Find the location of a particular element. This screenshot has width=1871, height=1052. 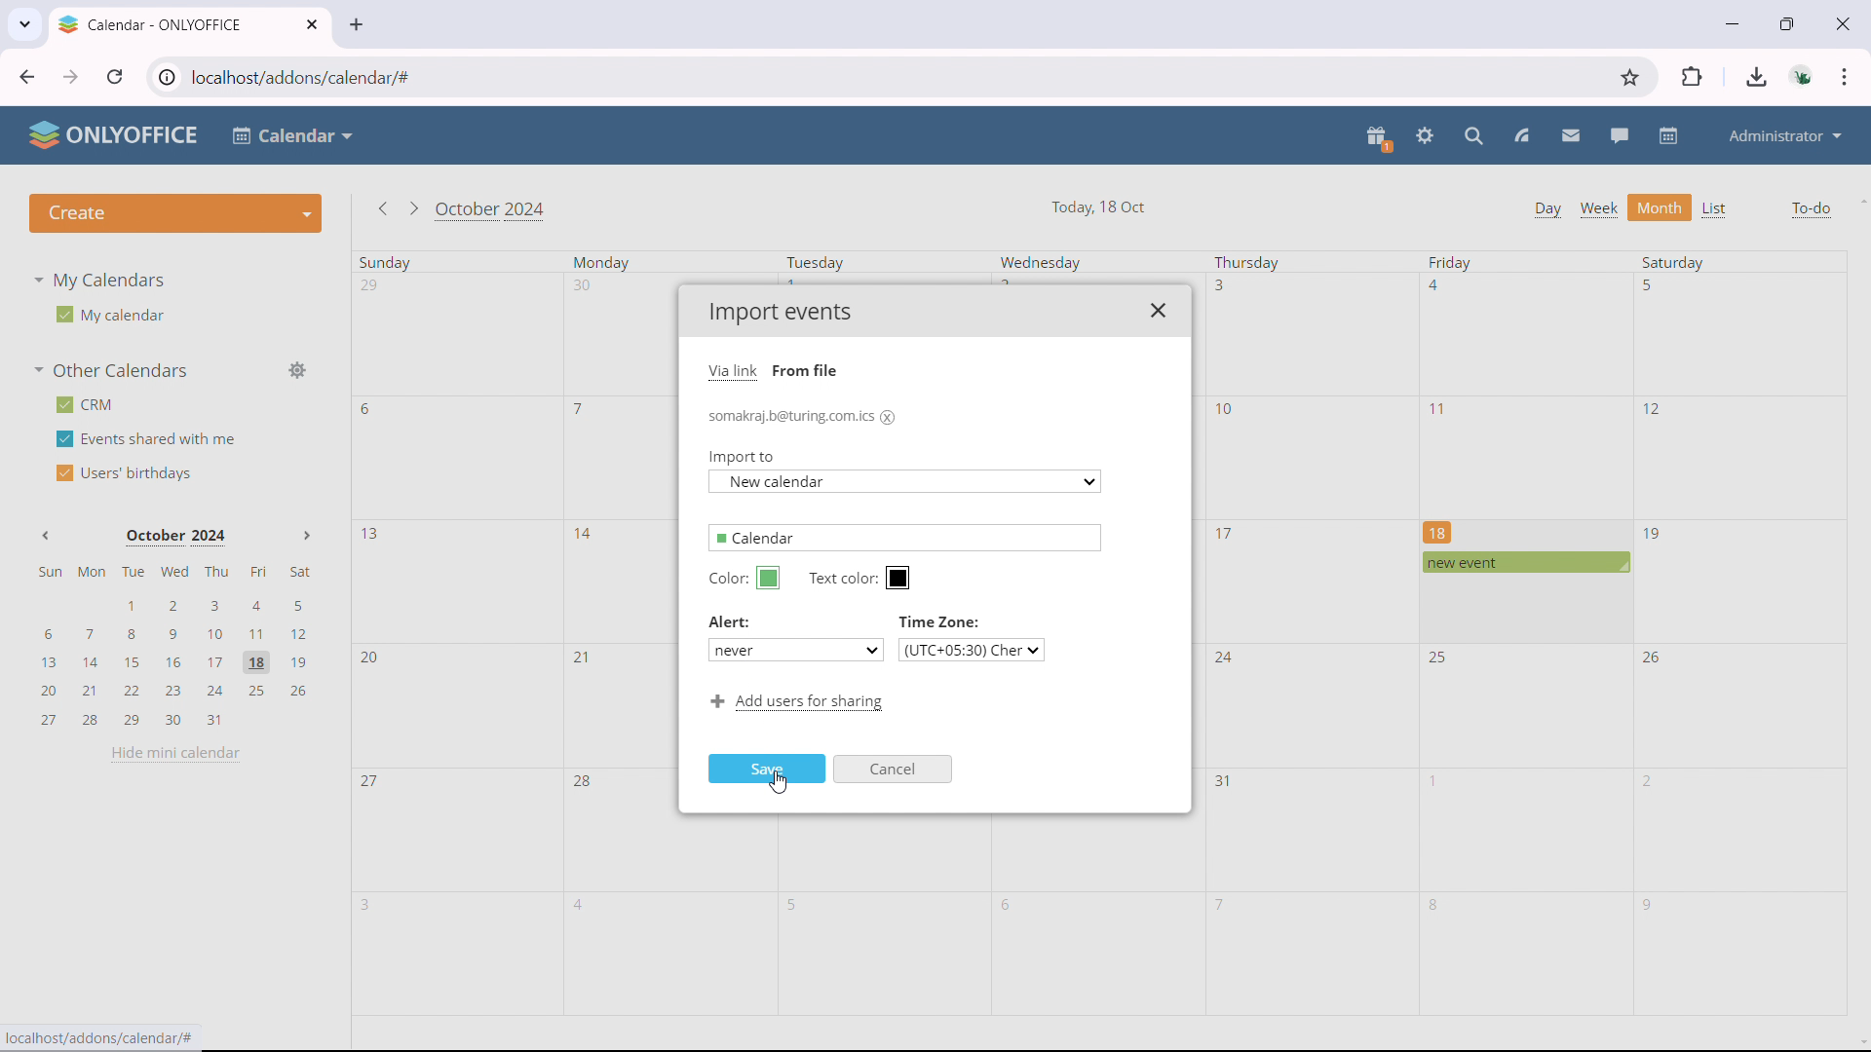

search is located at coordinates (1475, 136).